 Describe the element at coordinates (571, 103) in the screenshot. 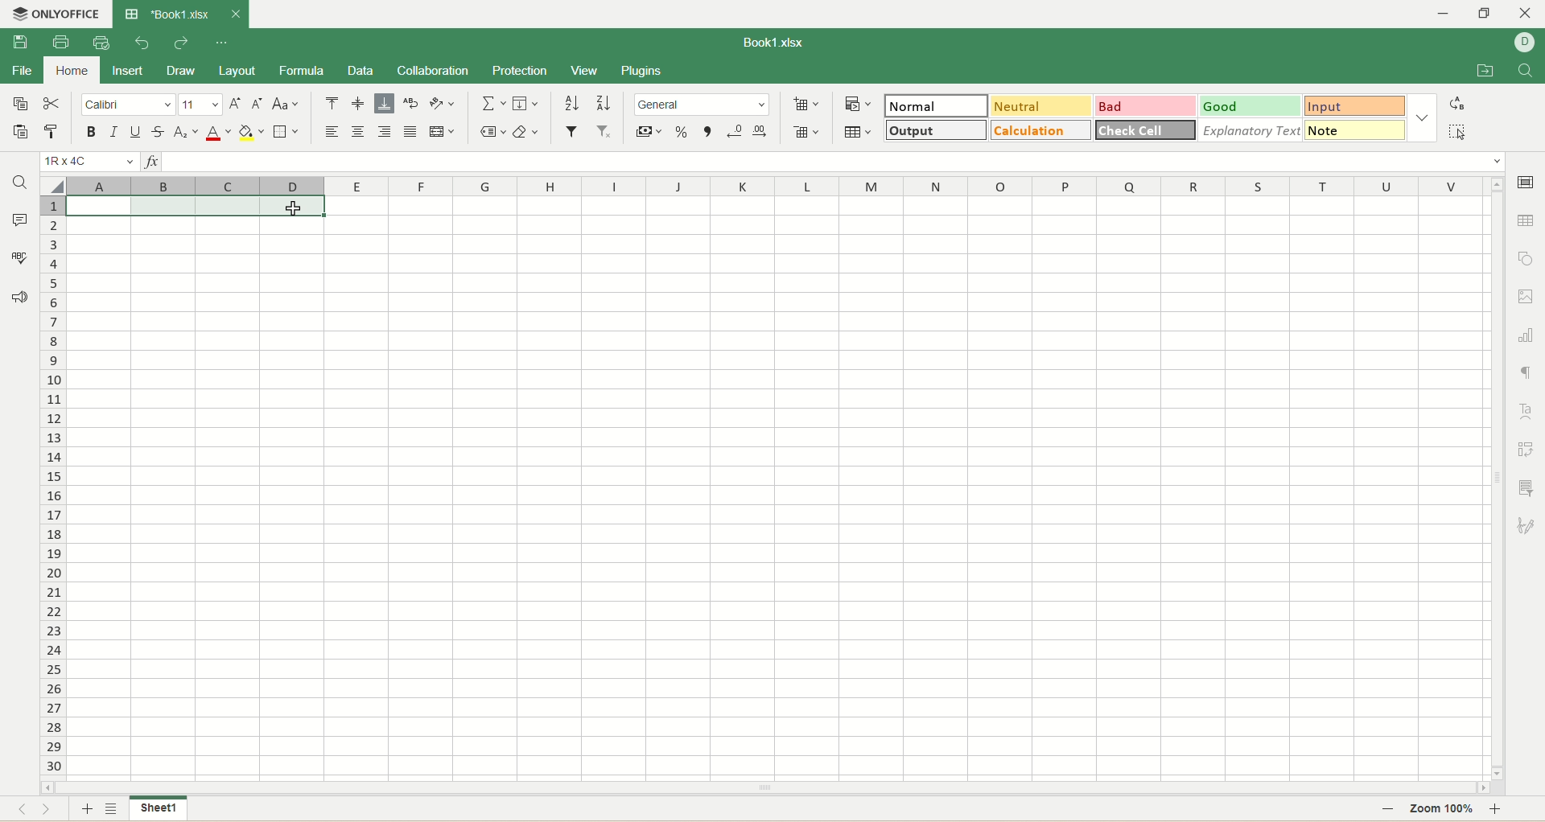

I see `sort ascending` at that location.